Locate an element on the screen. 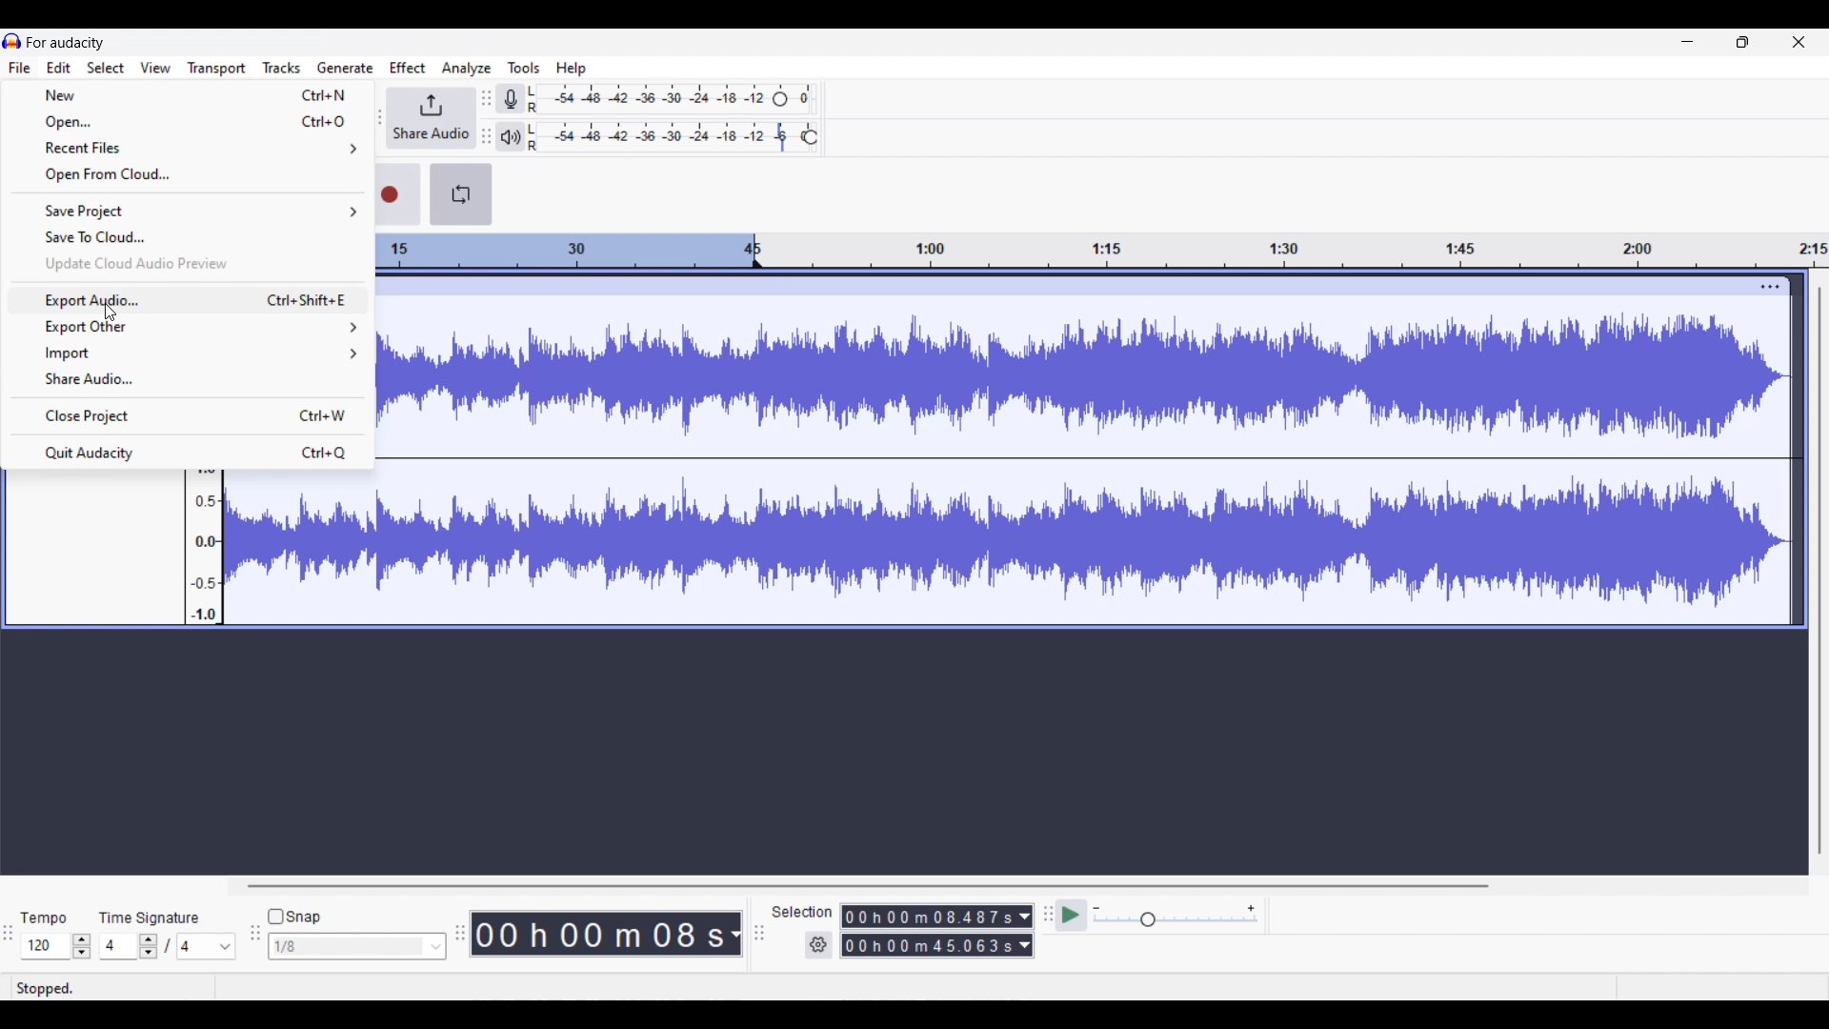  Selection settings is located at coordinates (819, 945).